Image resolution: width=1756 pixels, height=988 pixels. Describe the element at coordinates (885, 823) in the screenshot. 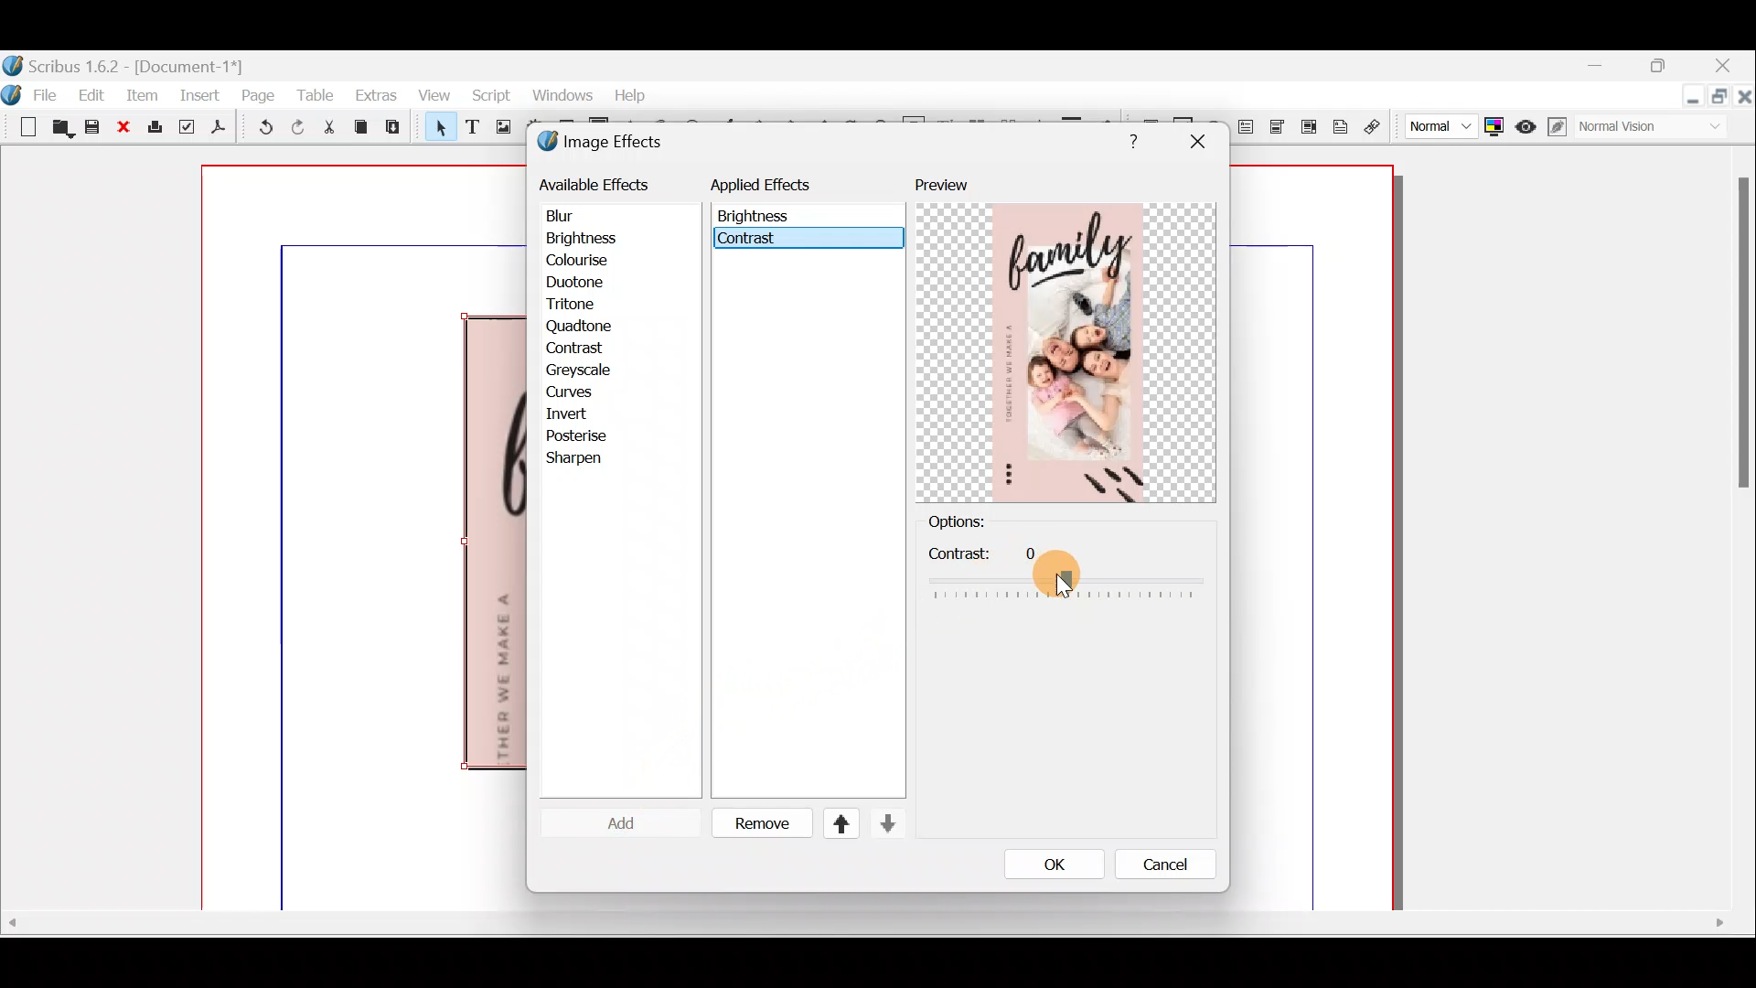

I see `Move down` at that location.